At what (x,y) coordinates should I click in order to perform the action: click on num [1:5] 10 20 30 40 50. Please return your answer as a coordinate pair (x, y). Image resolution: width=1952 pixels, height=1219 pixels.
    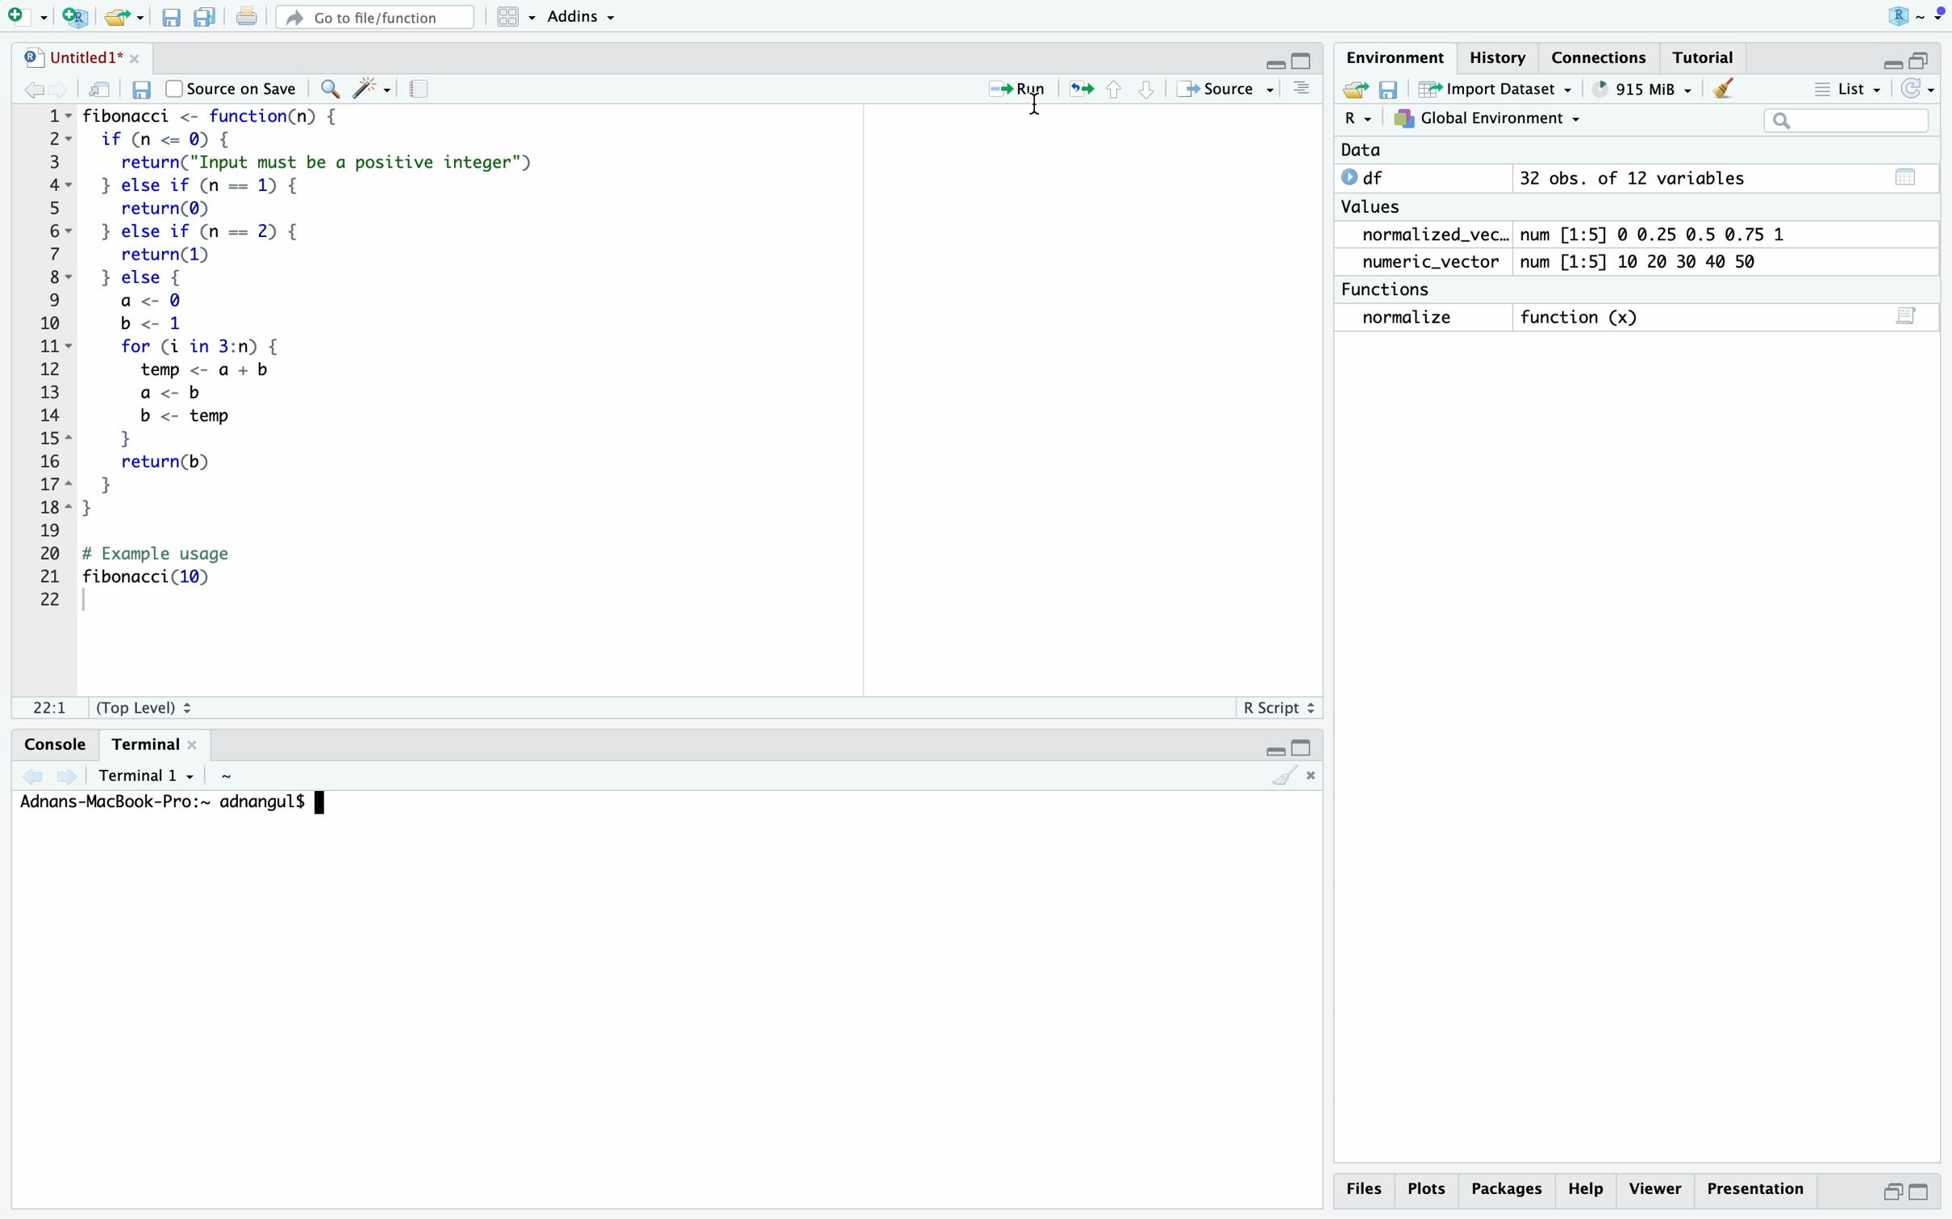
    Looking at the image, I should click on (1650, 261).